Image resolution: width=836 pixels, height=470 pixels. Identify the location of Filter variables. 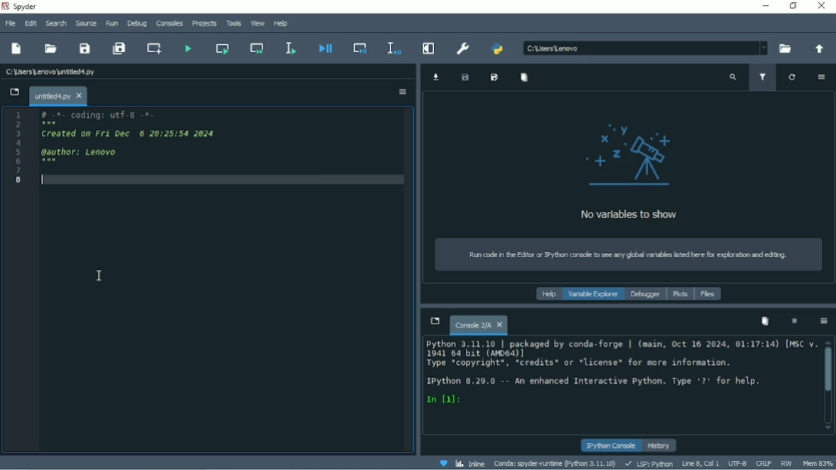
(763, 79).